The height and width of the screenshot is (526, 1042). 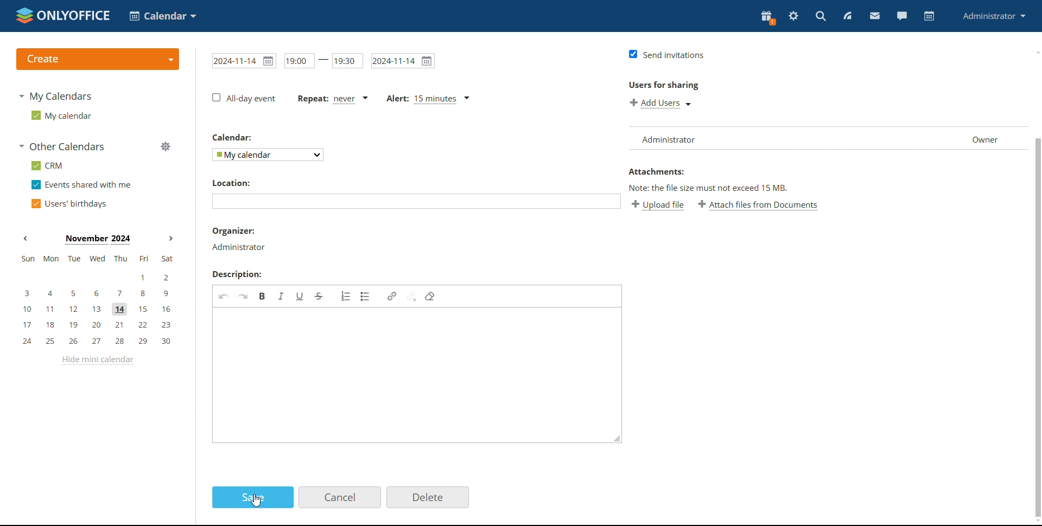 What do you see at coordinates (97, 360) in the screenshot?
I see `hide mini calendar` at bounding box center [97, 360].